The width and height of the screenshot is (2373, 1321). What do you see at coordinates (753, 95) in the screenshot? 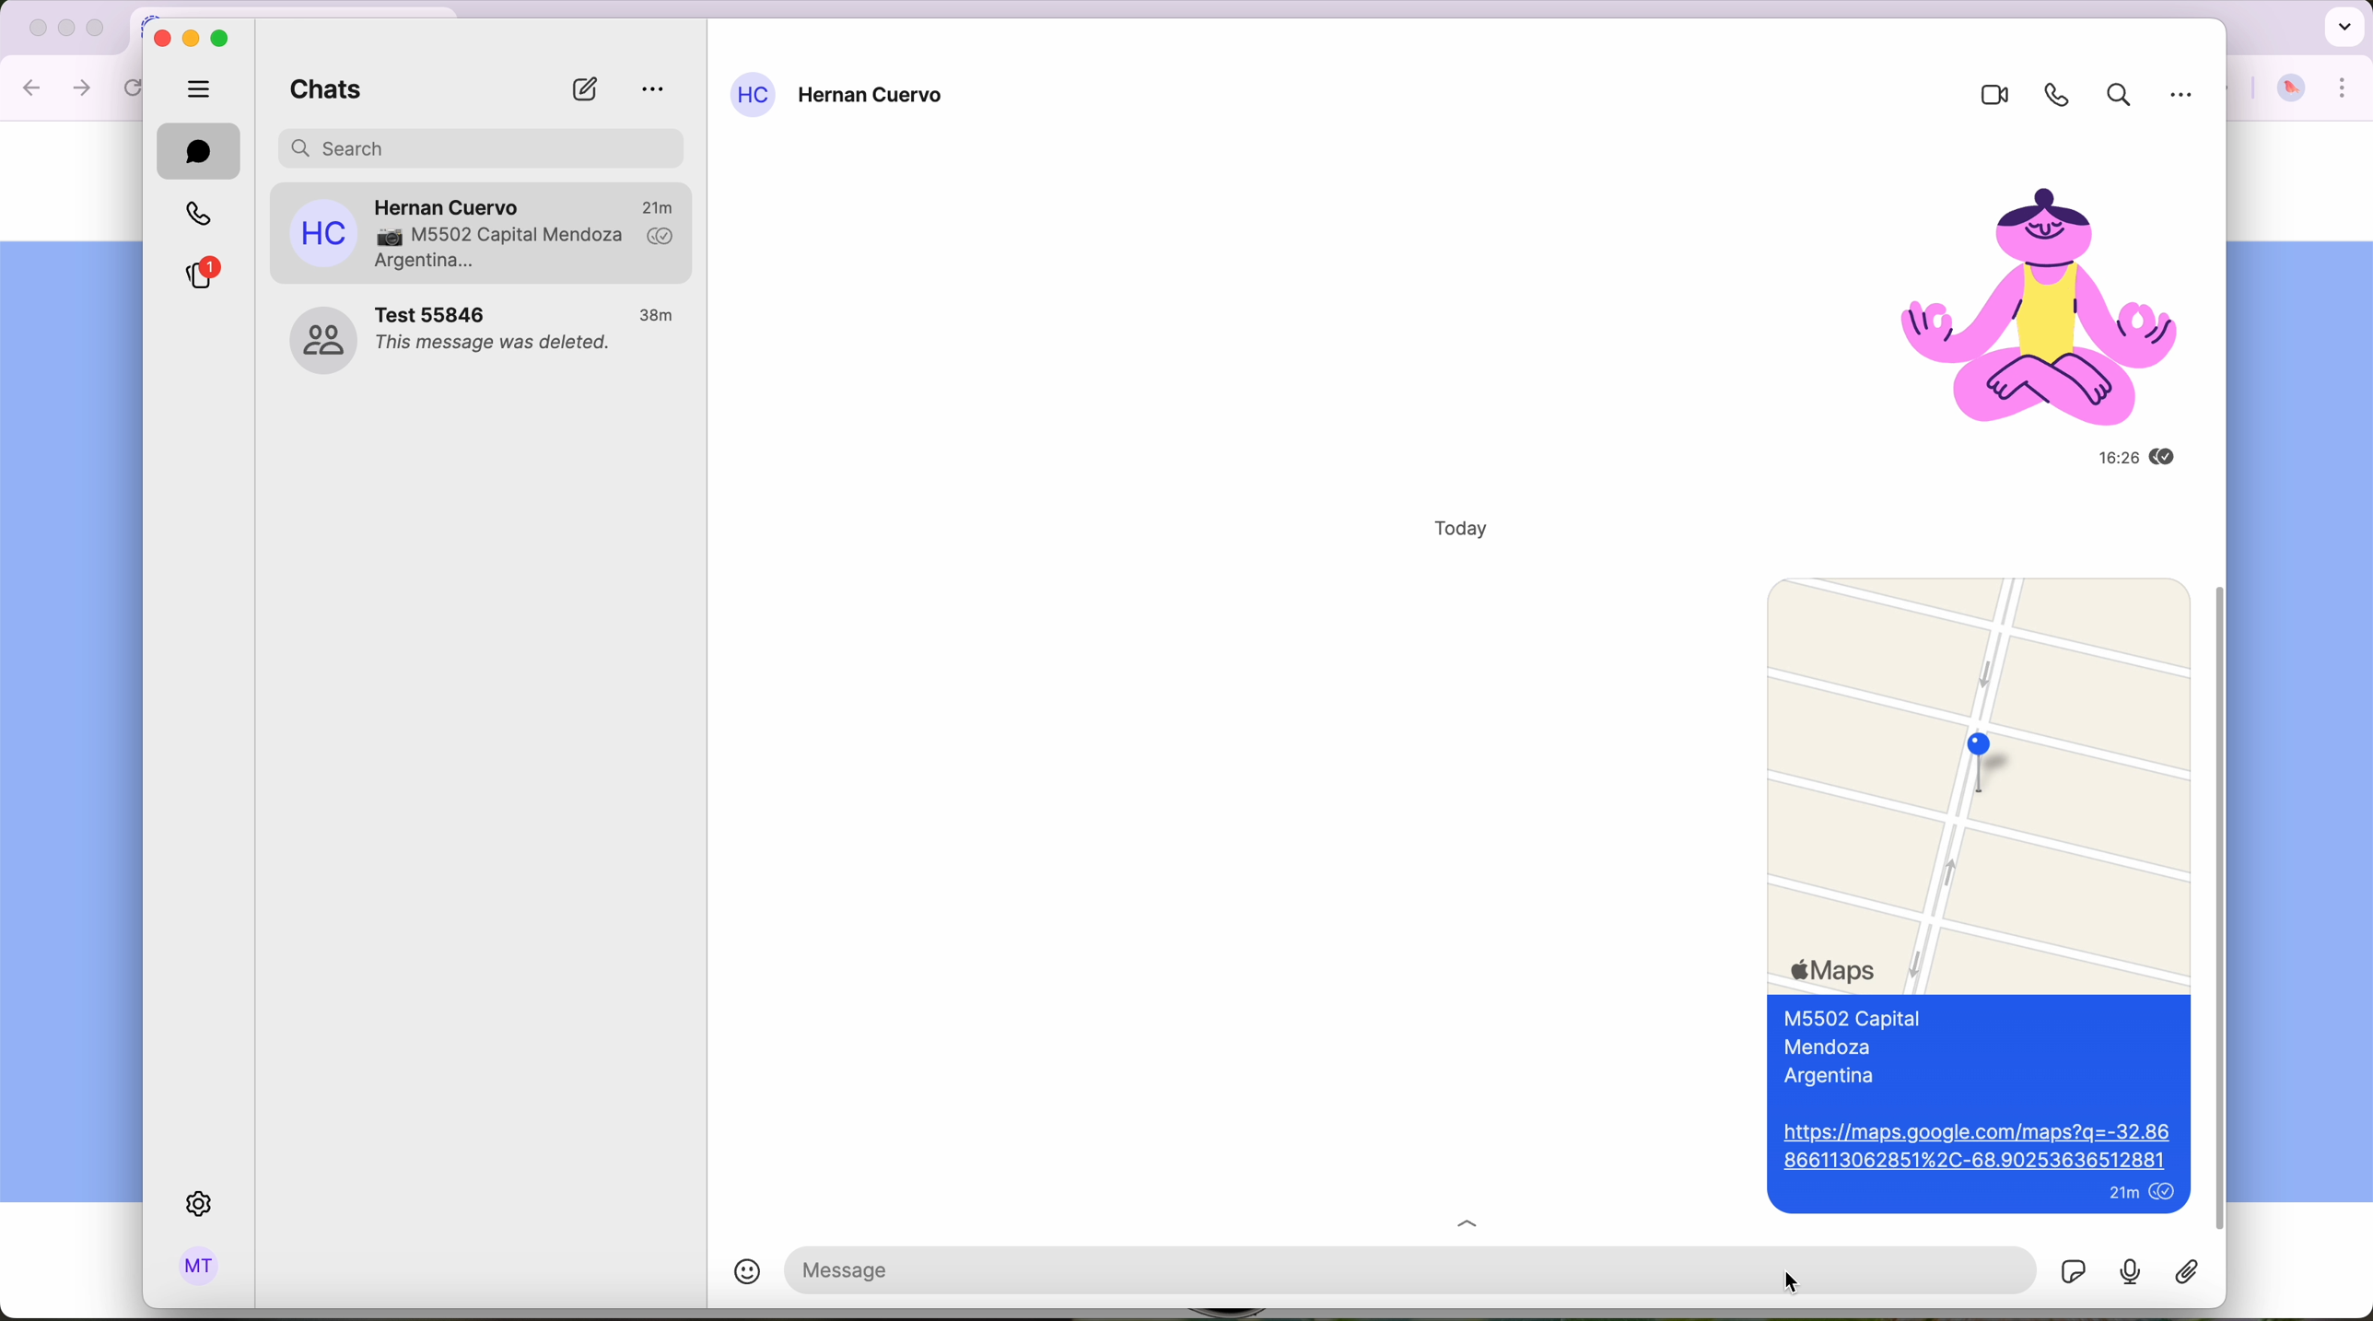
I see `profile icon` at bounding box center [753, 95].